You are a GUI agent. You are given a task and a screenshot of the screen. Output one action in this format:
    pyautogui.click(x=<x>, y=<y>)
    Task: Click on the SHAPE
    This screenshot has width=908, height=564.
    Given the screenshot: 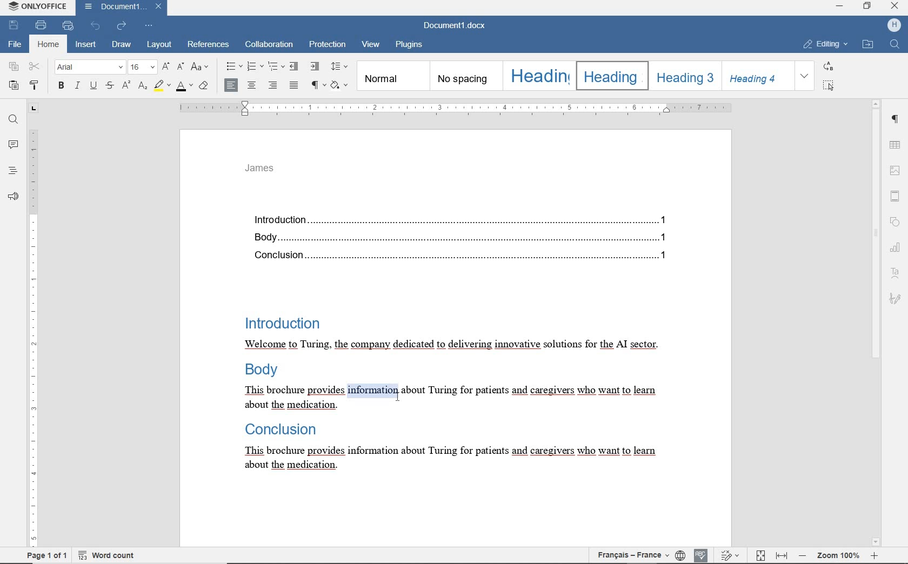 What is the action you would take?
    pyautogui.click(x=894, y=221)
    